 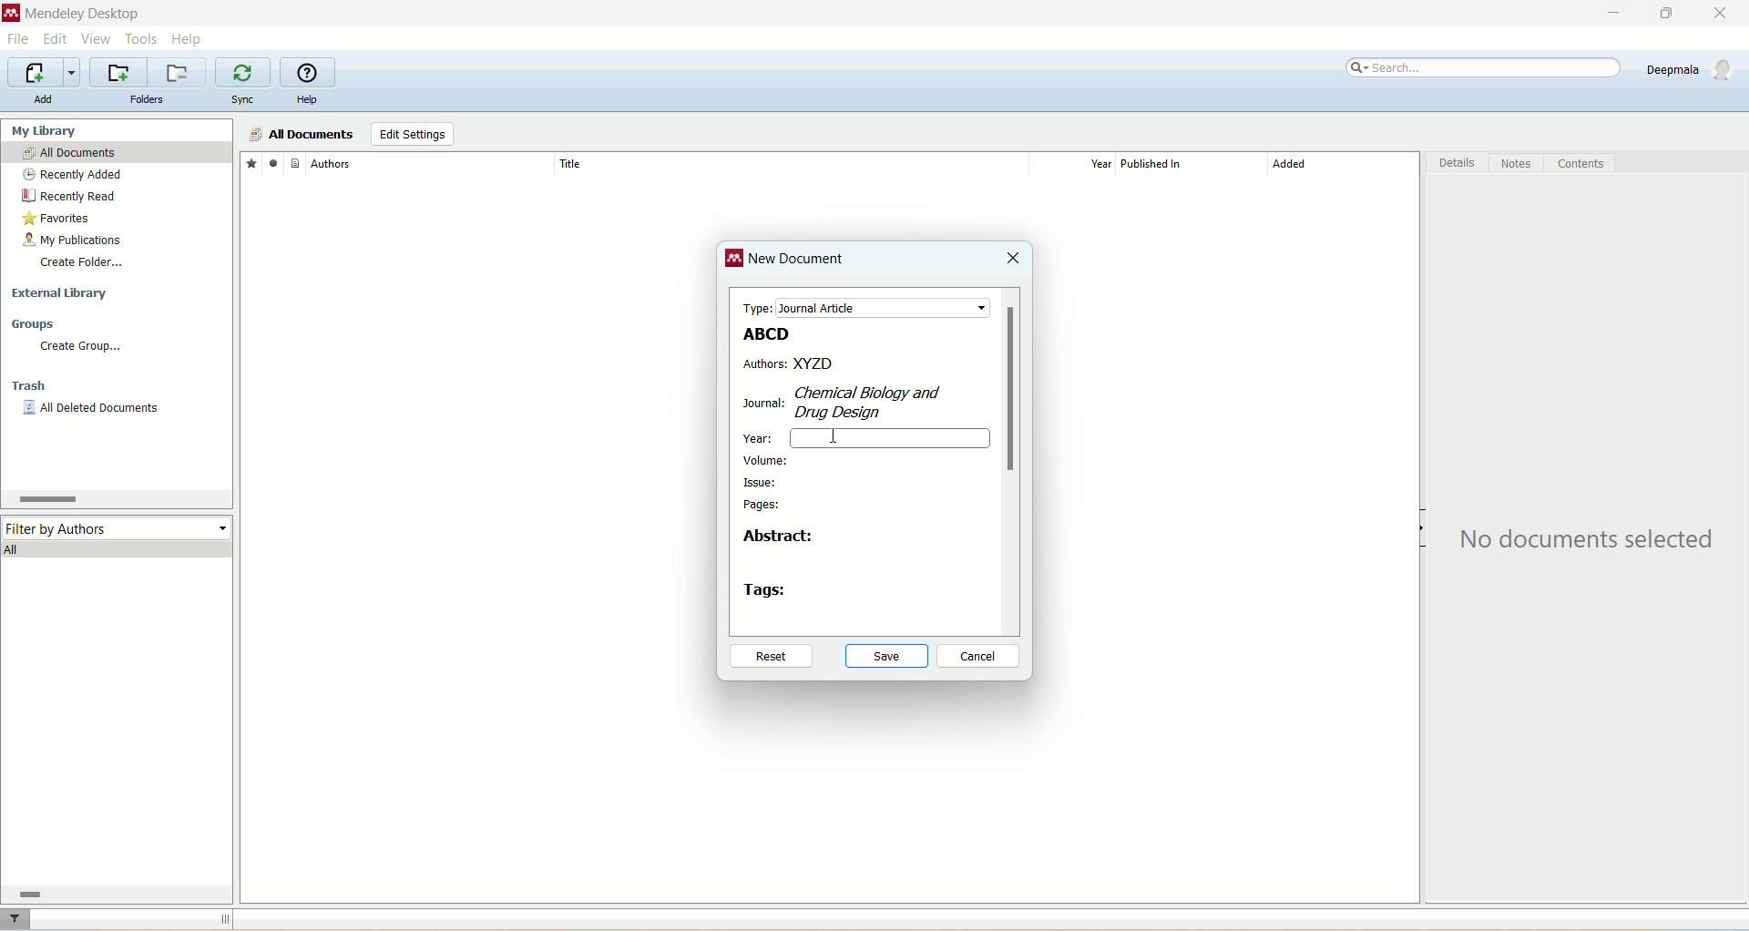 What do you see at coordinates (54, 39) in the screenshot?
I see `edit` at bounding box center [54, 39].